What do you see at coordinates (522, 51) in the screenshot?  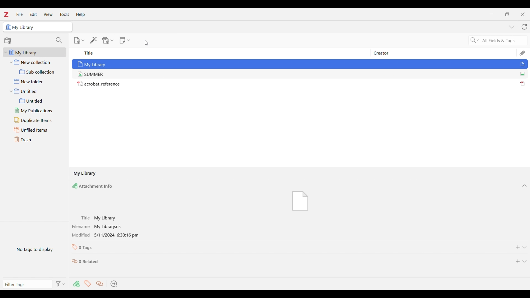 I see `Attach` at bounding box center [522, 51].